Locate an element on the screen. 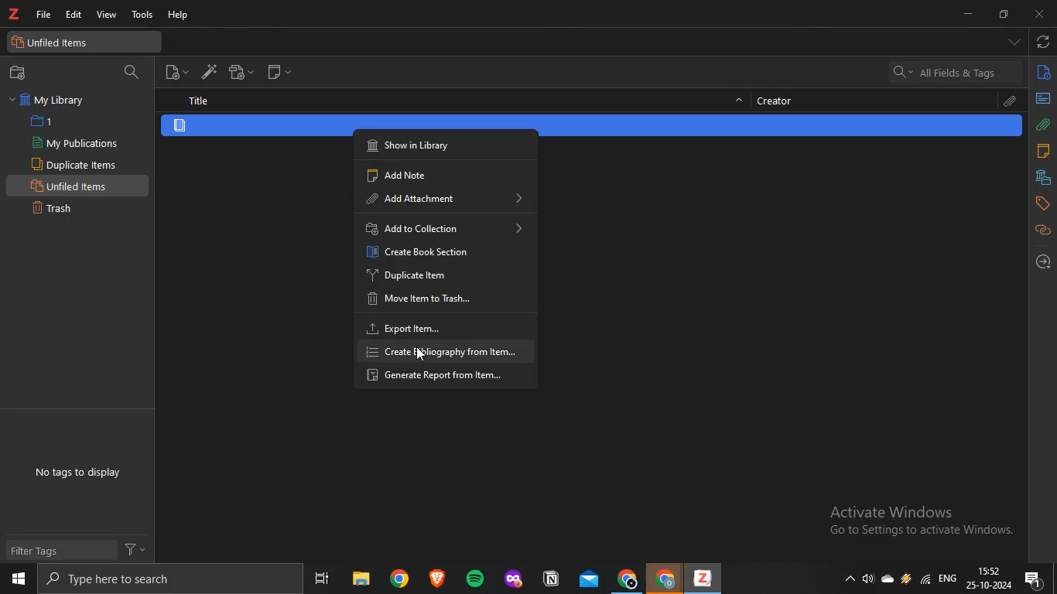 The image size is (1057, 594). notes is located at coordinates (1043, 151).